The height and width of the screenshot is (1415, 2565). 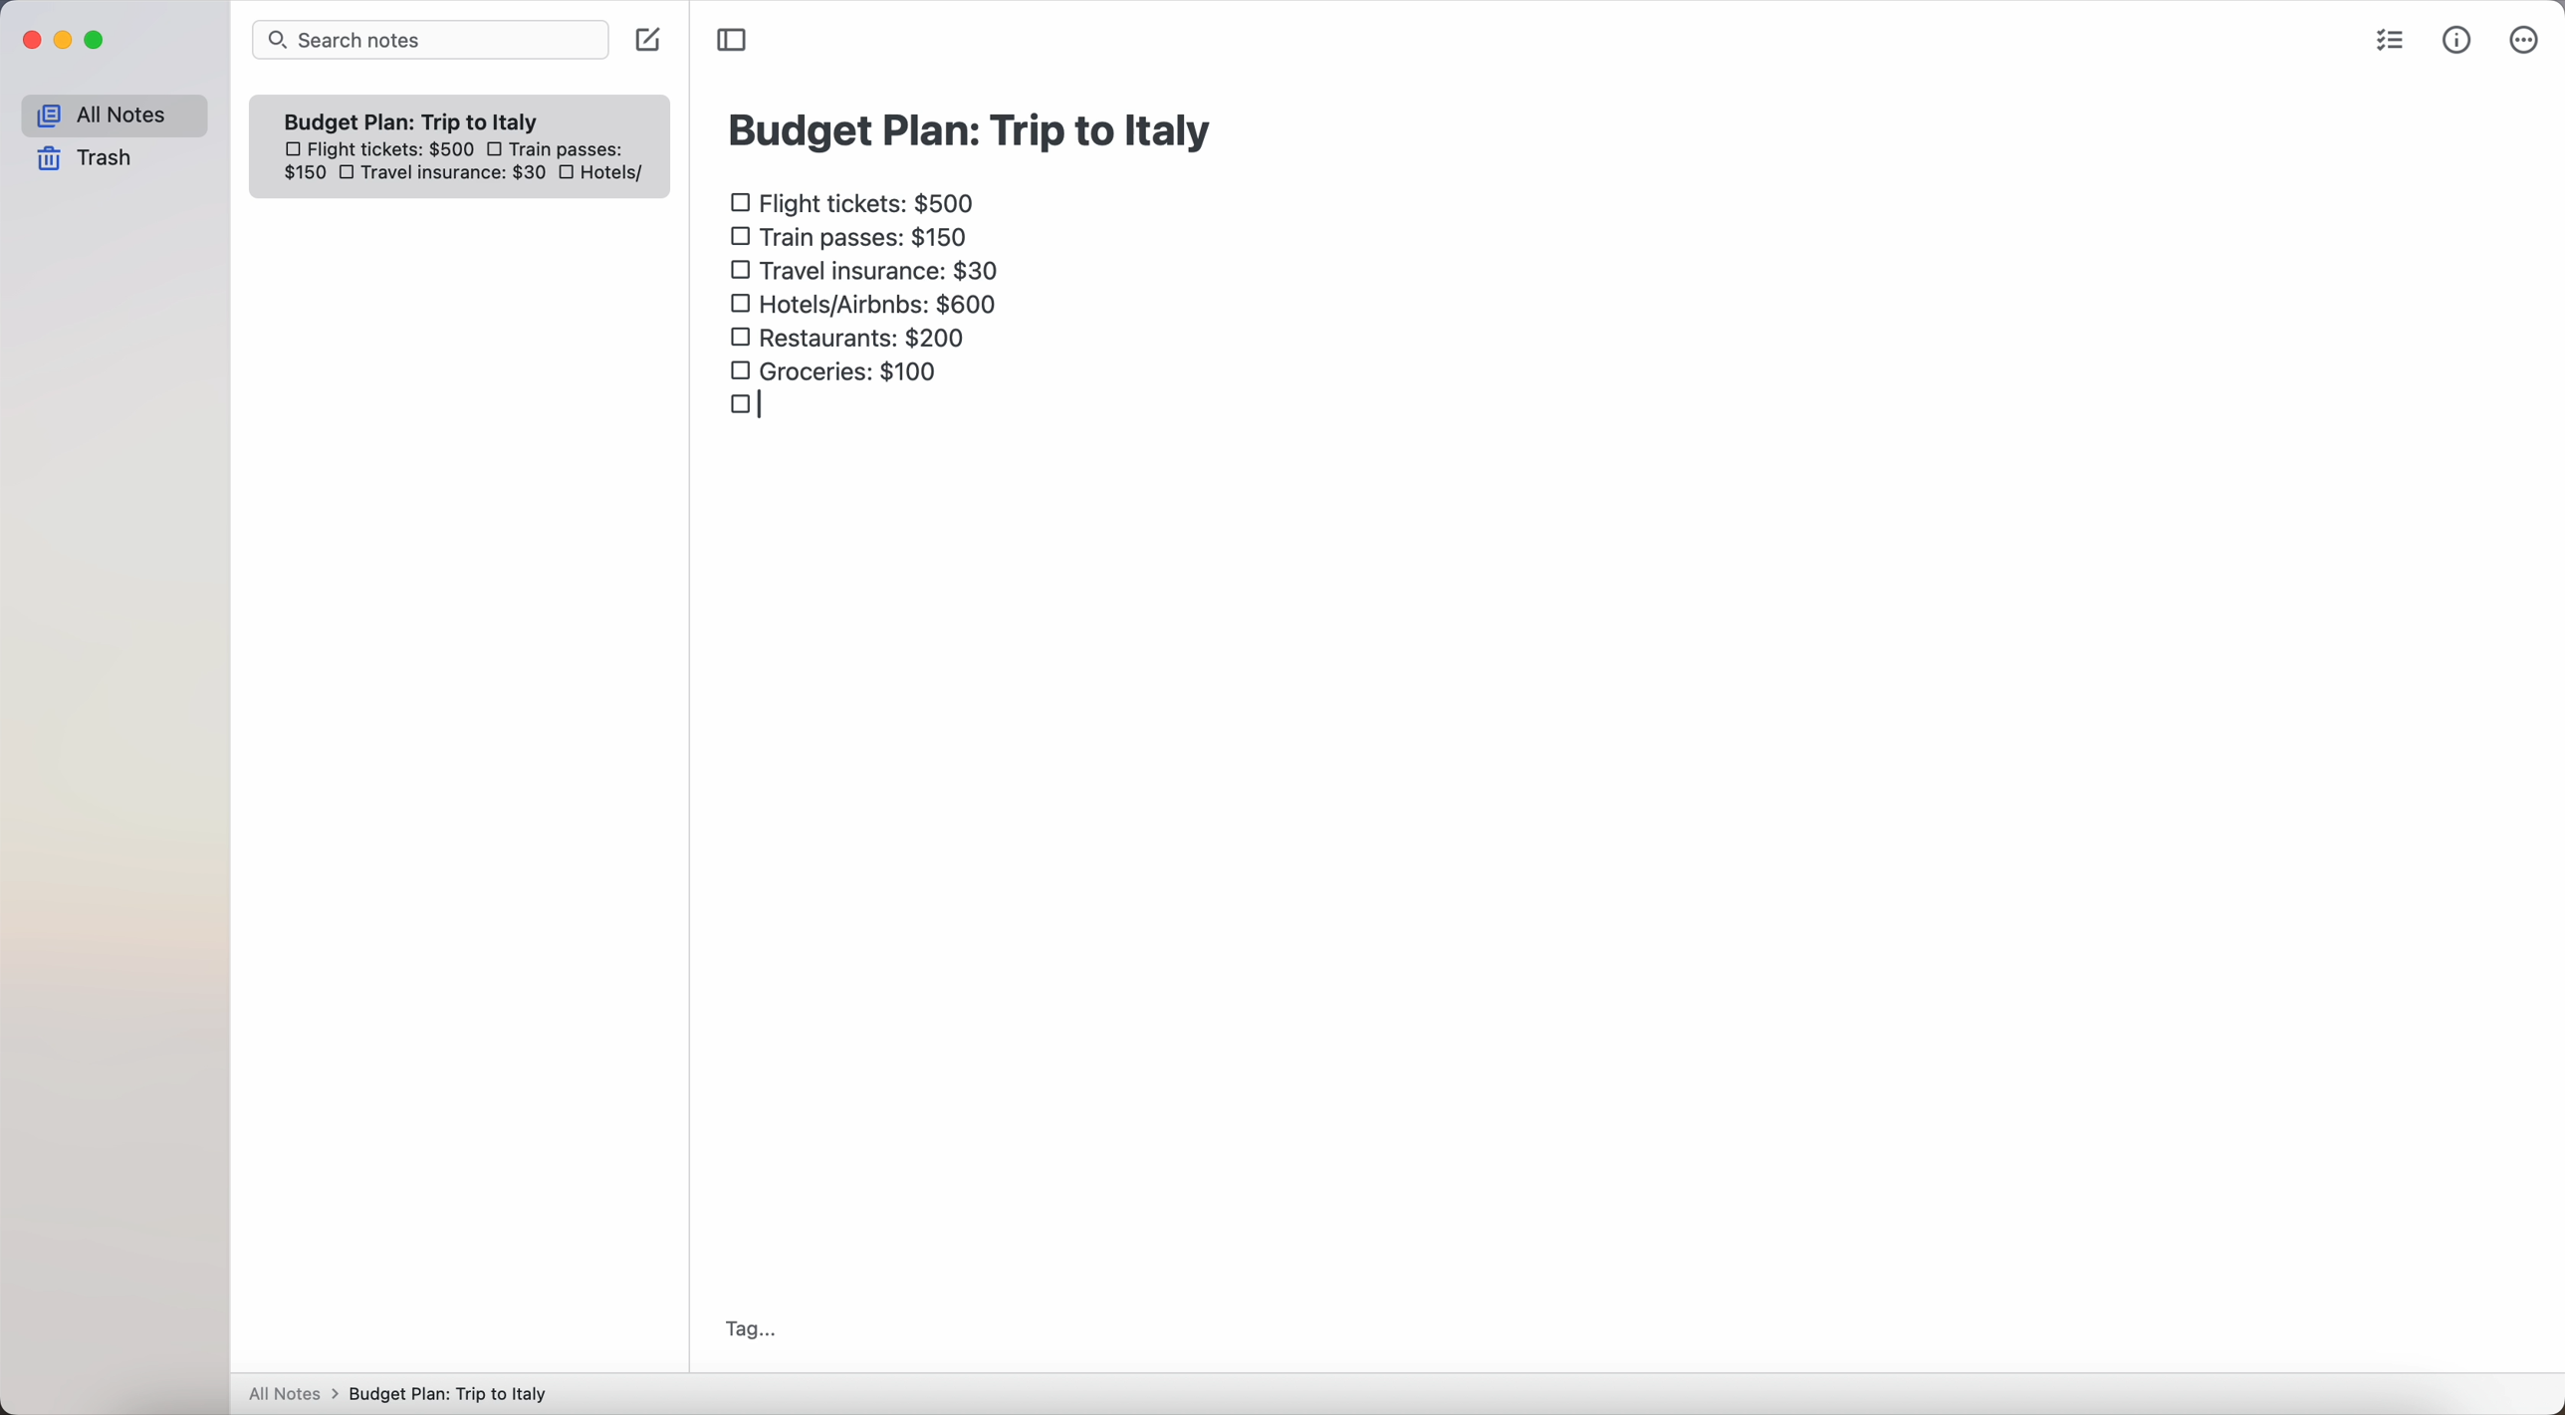 I want to click on budget plan: trip to Italy, so click(x=975, y=127).